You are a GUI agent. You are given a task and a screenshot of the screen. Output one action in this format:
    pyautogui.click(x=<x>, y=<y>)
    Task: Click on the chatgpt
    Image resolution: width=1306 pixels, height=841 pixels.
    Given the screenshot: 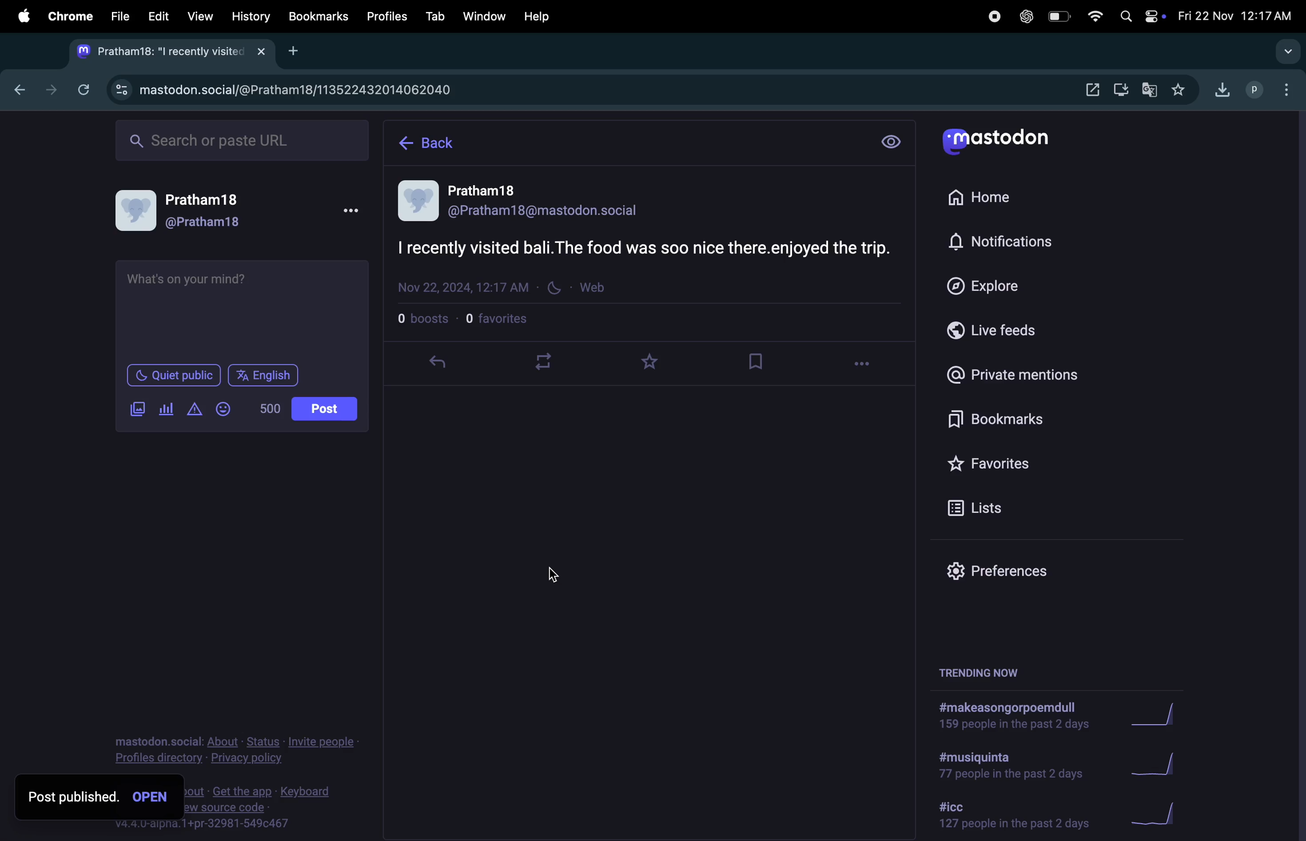 What is the action you would take?
    pyautogui.click(x=1025, y=17)
    